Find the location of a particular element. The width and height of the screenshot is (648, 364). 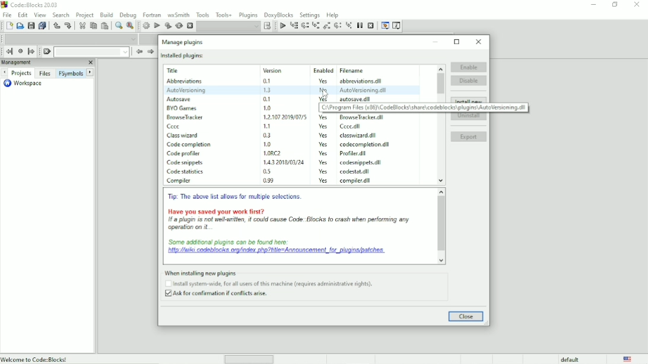

Copy is located at coordinates (93, 25).